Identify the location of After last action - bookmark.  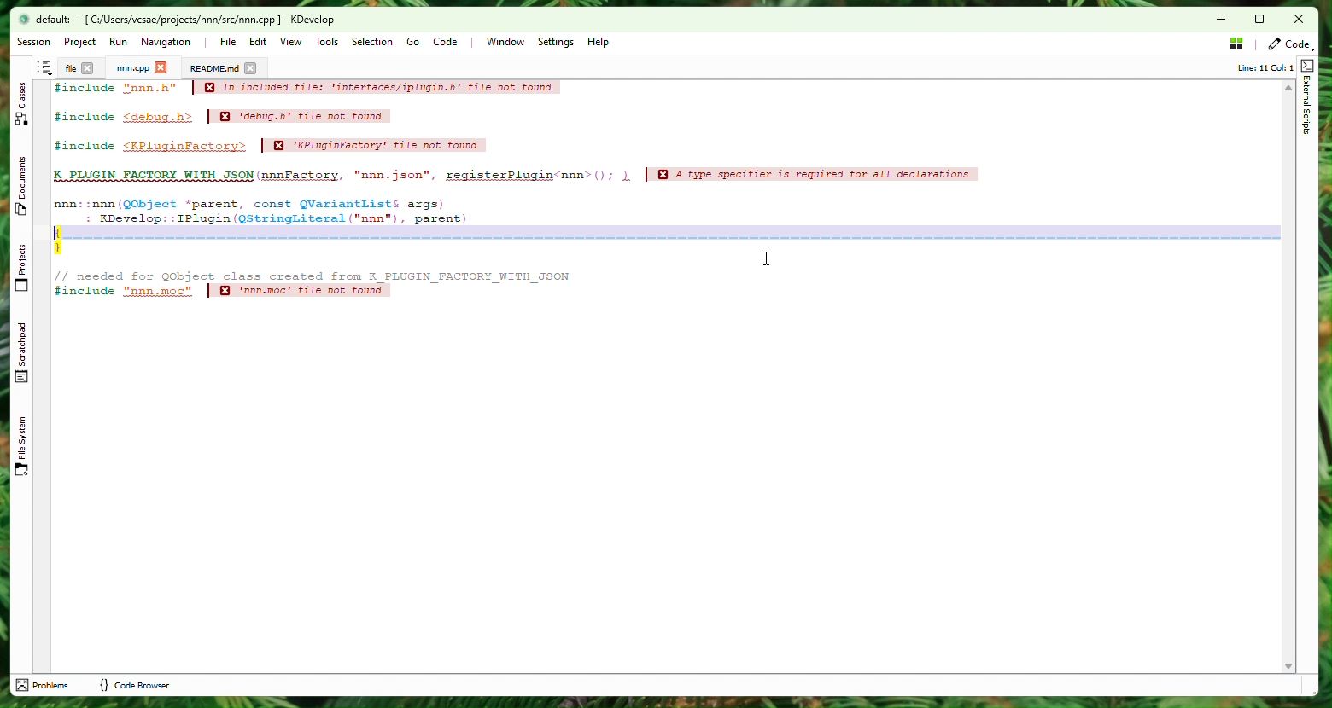
(81, 241).